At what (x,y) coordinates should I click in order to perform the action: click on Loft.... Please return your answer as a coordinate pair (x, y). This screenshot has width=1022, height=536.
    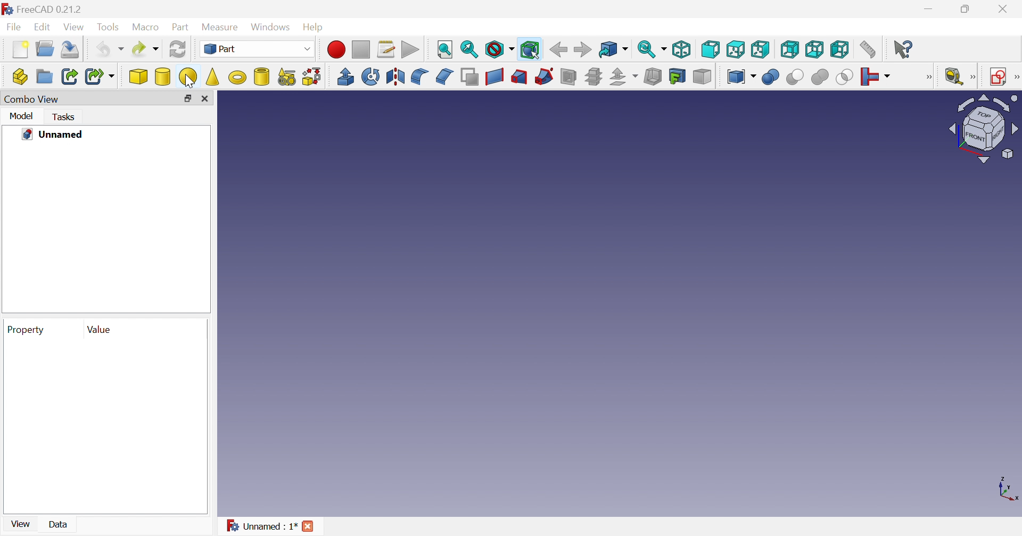
    Looking at the image, I should click on (519, 76).